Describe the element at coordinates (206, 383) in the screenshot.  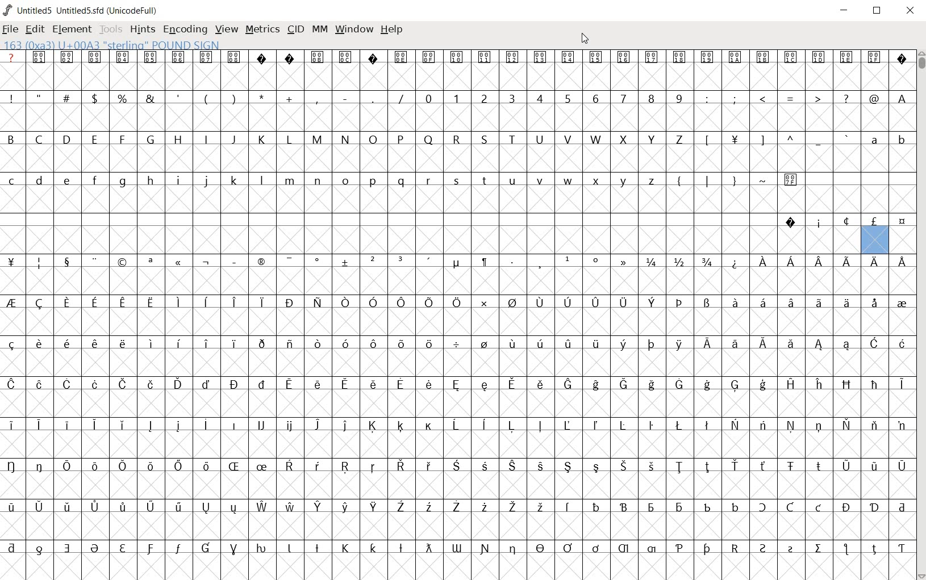
I see `Symbol` at that location.